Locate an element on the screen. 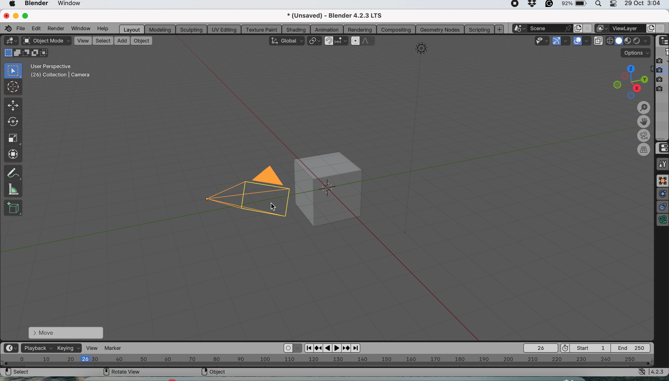 Image resolution: width=669 pixels, height=381 pixels. modeling is located at coordinates (159, 29).